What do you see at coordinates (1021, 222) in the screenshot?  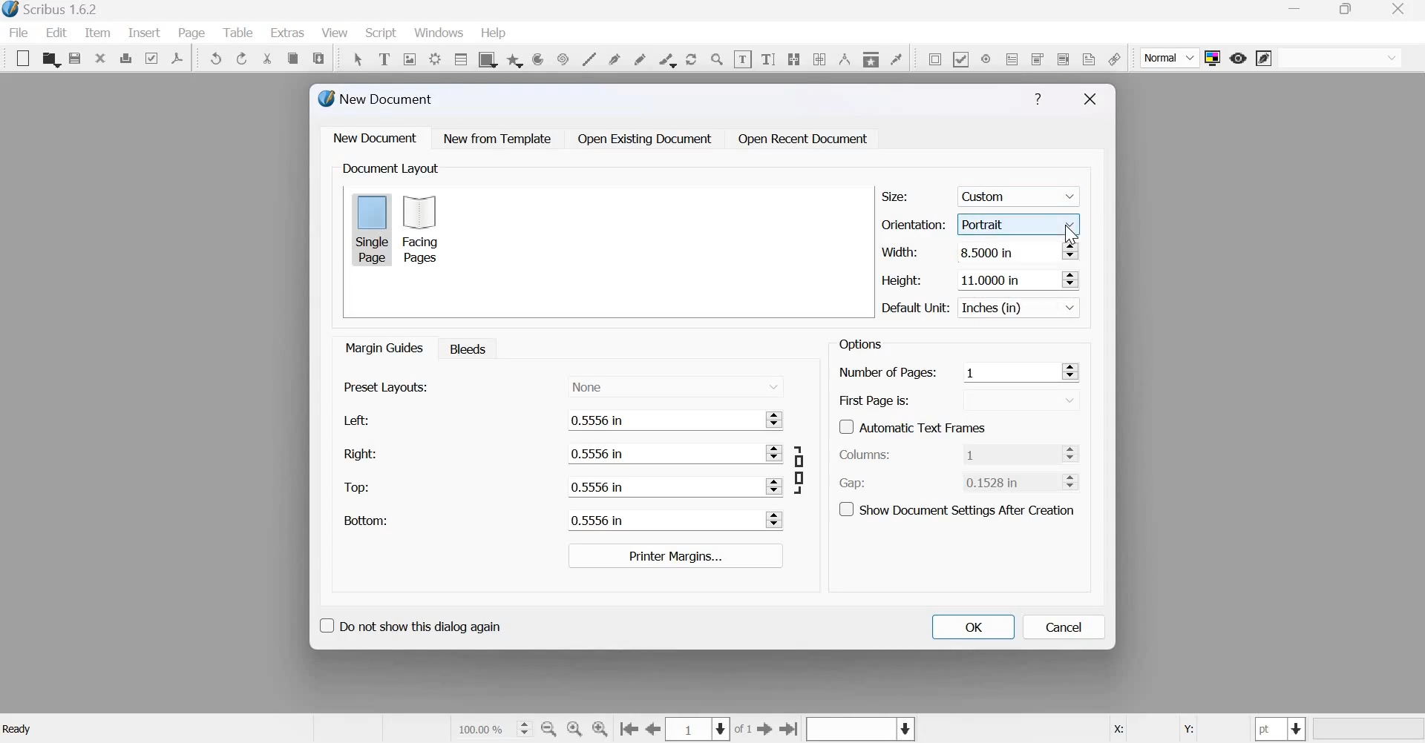 I see `Potrait` at bounding box center [1021, 222].